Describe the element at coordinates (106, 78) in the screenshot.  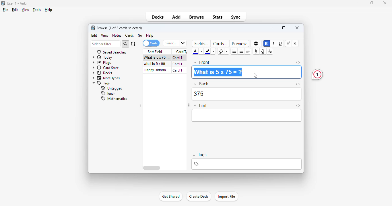
I see `note types` at that location.